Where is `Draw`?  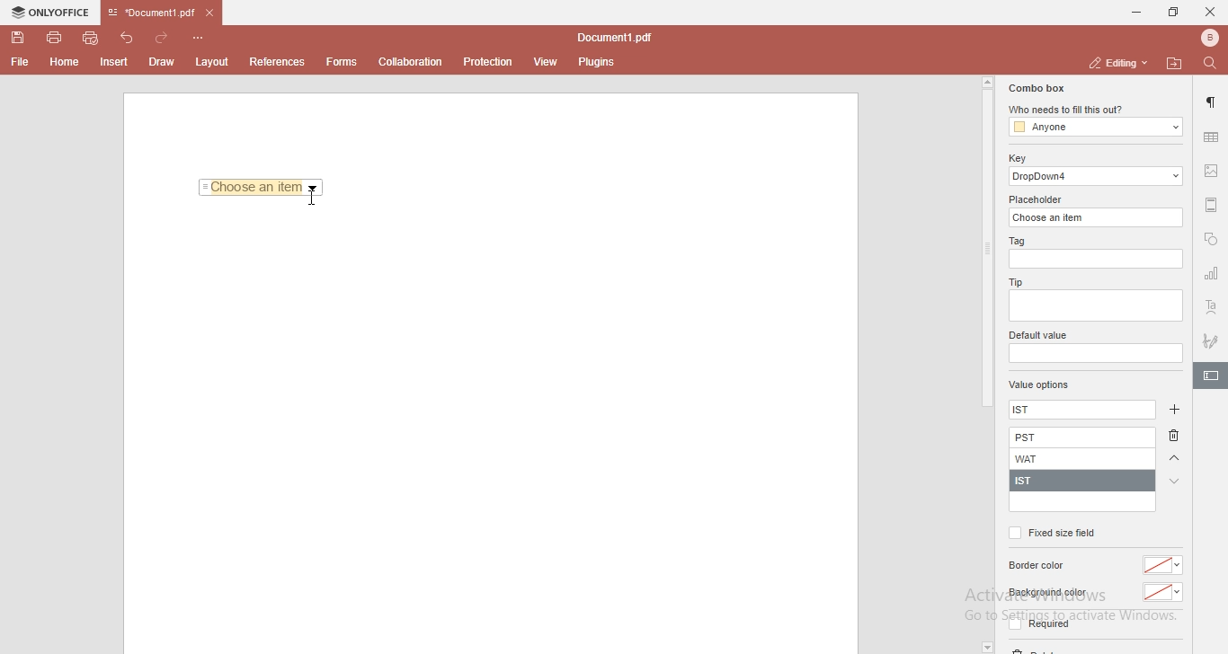 Draw is located at coordinates (165, 61).